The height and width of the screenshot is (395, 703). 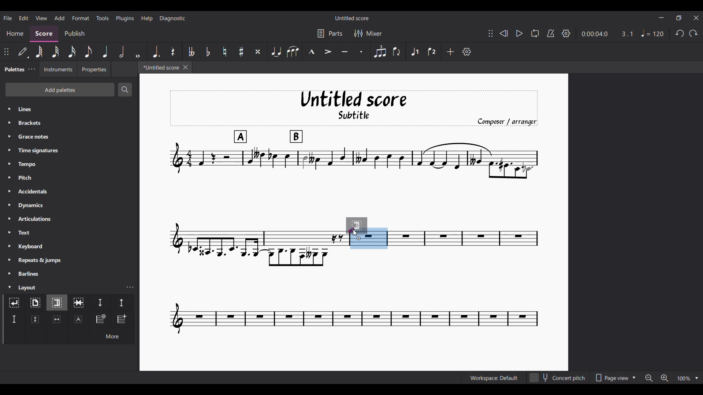 What do you see at coordinates (70, 164) in the screenshot?
I see `Tempo` at bounding box center [70, 164].